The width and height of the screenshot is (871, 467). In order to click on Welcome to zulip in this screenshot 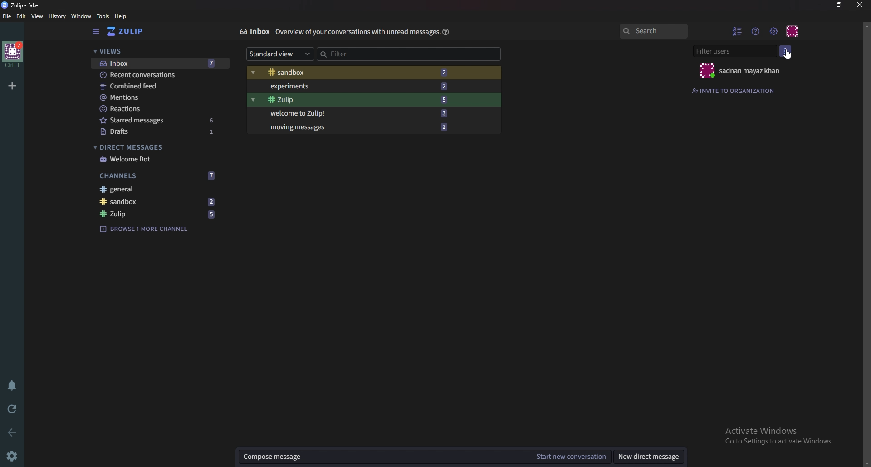, I will do `click(359, 114)`.